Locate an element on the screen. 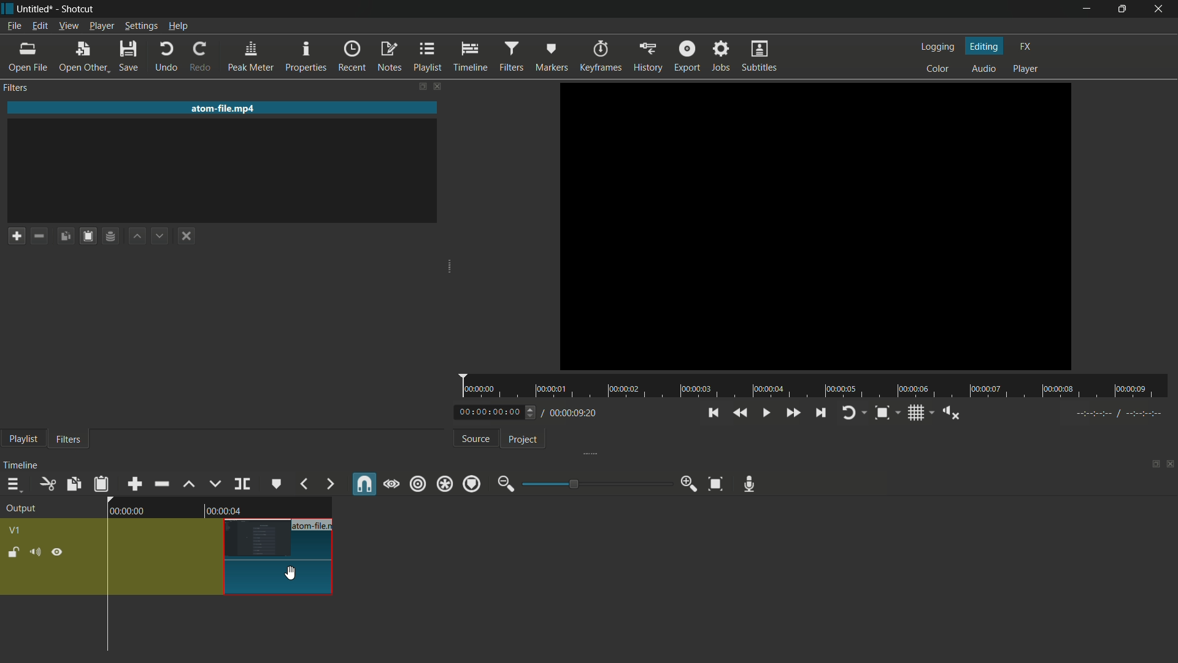  open file is located at coordinates (27, 58).